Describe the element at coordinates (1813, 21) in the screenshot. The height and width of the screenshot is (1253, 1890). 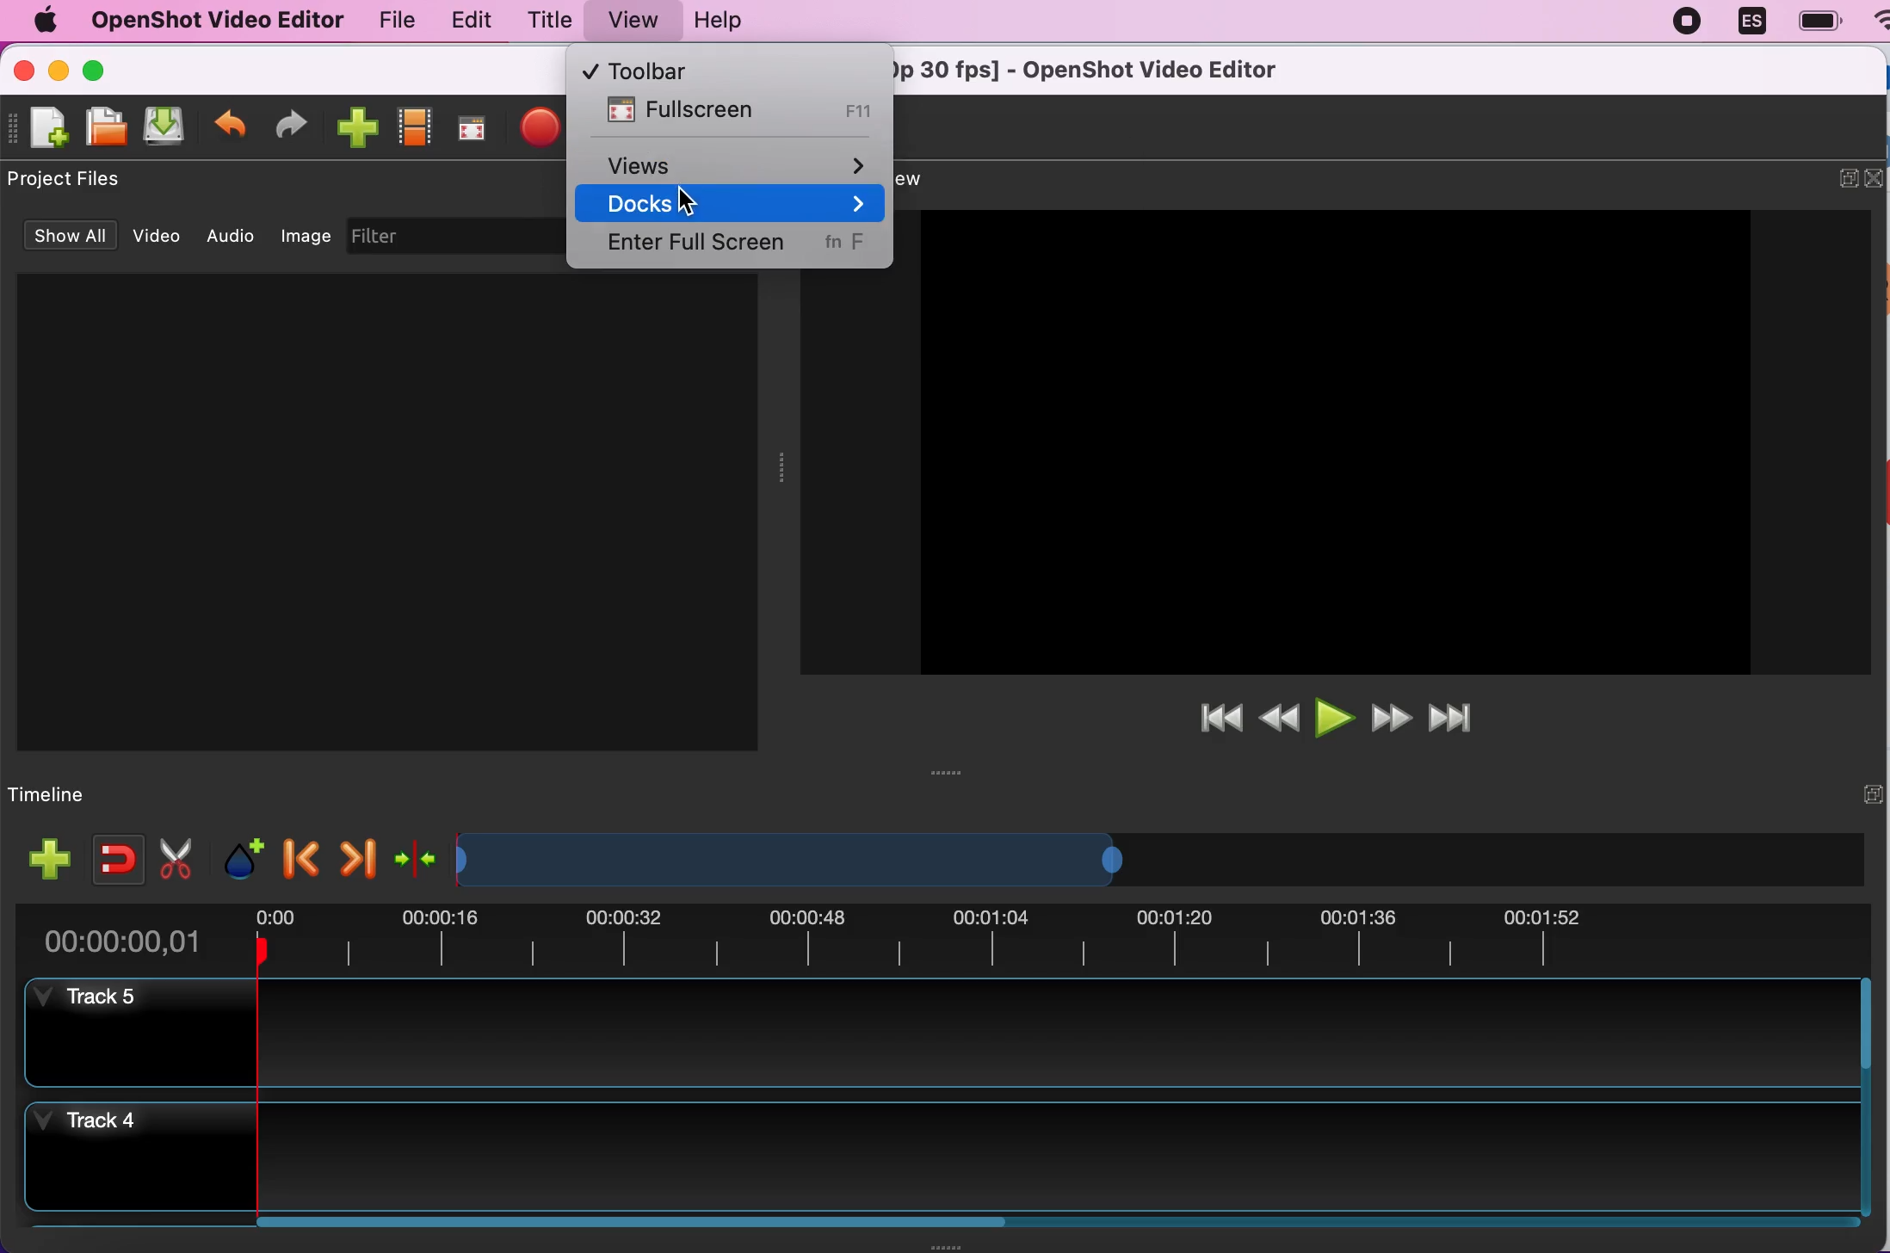
I see `battery` at that location.